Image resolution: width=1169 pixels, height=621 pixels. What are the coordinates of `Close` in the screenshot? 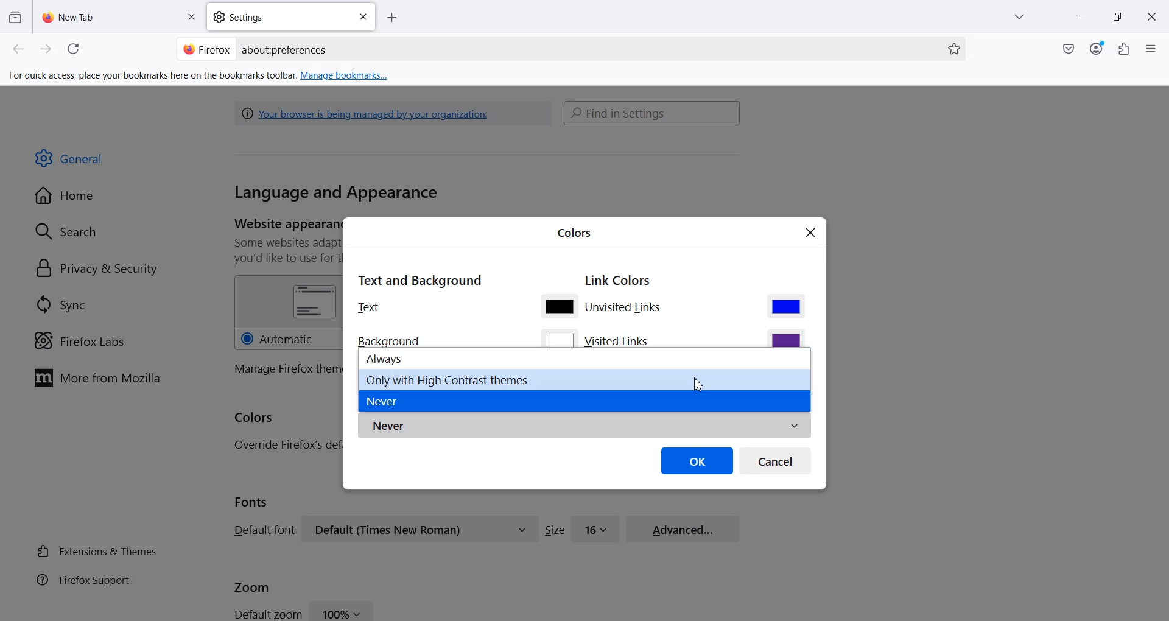 It's located at (363, 17).